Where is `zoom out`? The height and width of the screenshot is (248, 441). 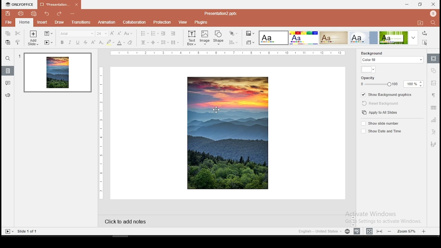
zoom out is located at coordinates (390, 231).